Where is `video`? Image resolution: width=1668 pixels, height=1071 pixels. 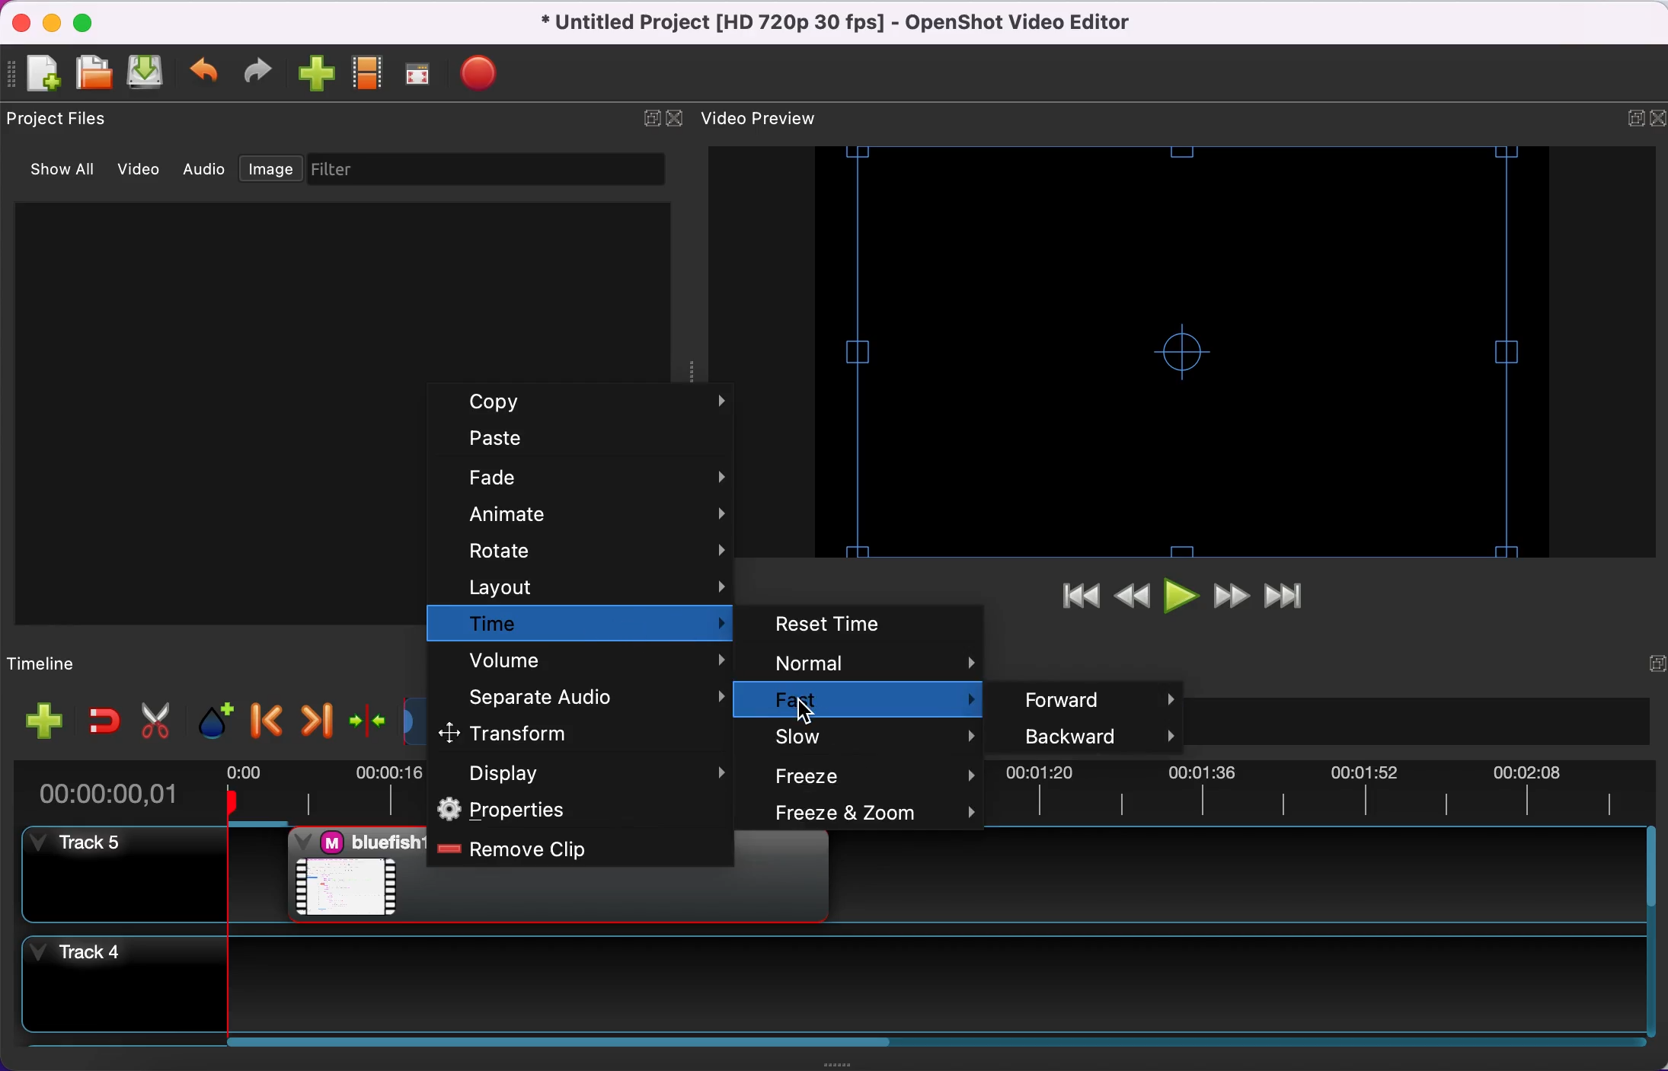 video is located at coordinates (142, 171).